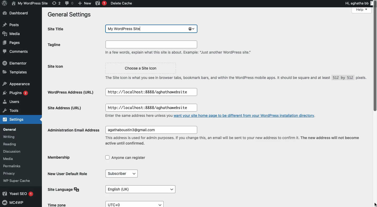 Image resolution: width=377 pixels, height=207 pixels. Describe the element at coordinates (9, 137) in the screenshot. I see `Writing` at that location.